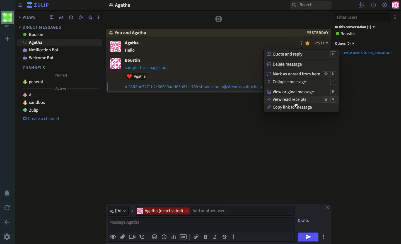 Image resolution: width=401 pixels, height=244 pixels. What do you see at coordinates (234, 238) in the screenshot?
I see `options` at bounding box center [234, 238].